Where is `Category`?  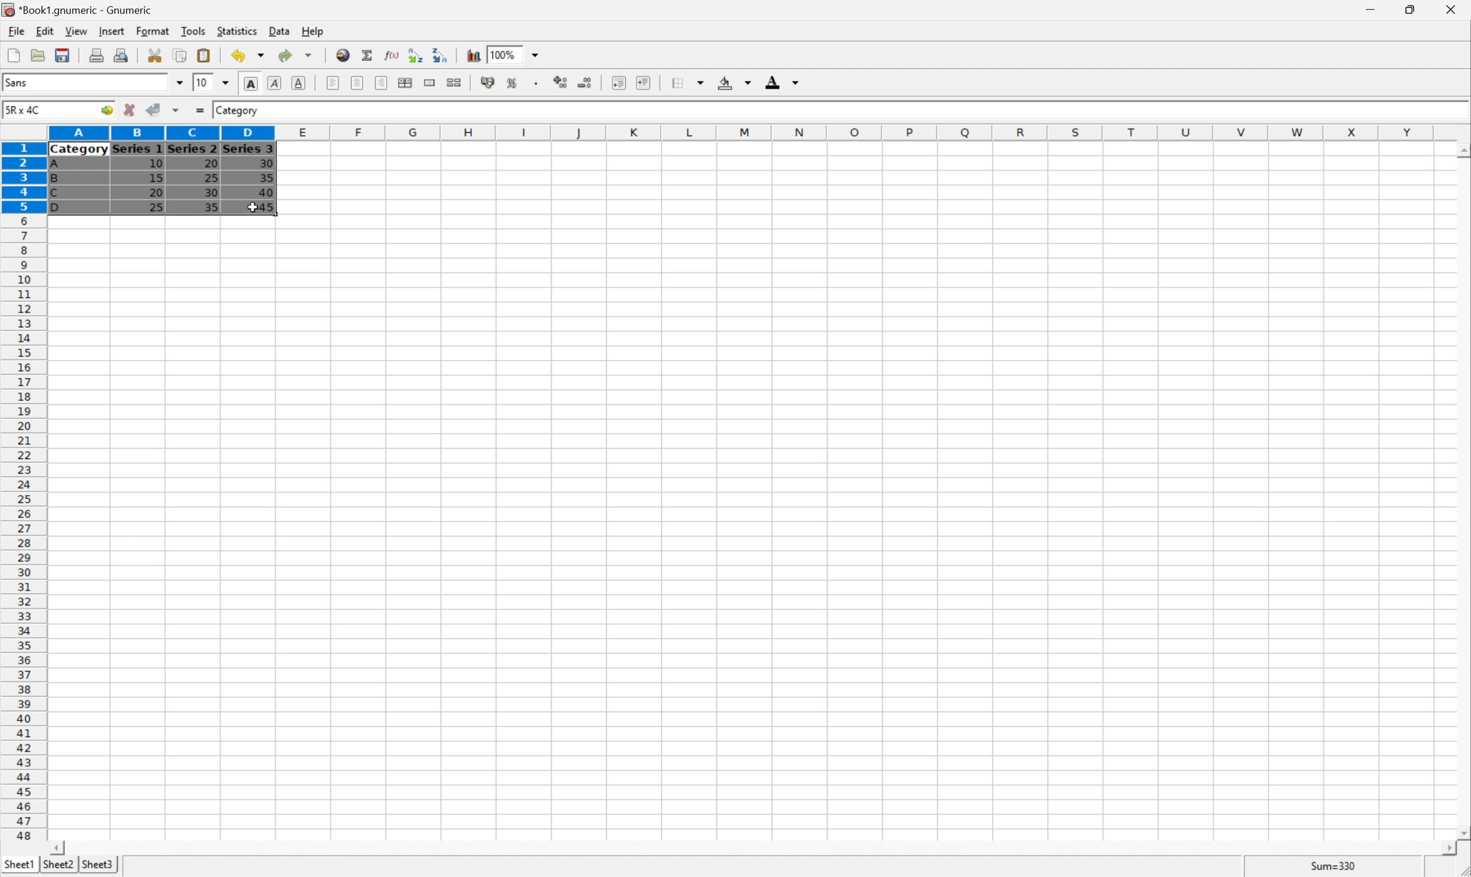
Category is located at coordinates (238, 111).